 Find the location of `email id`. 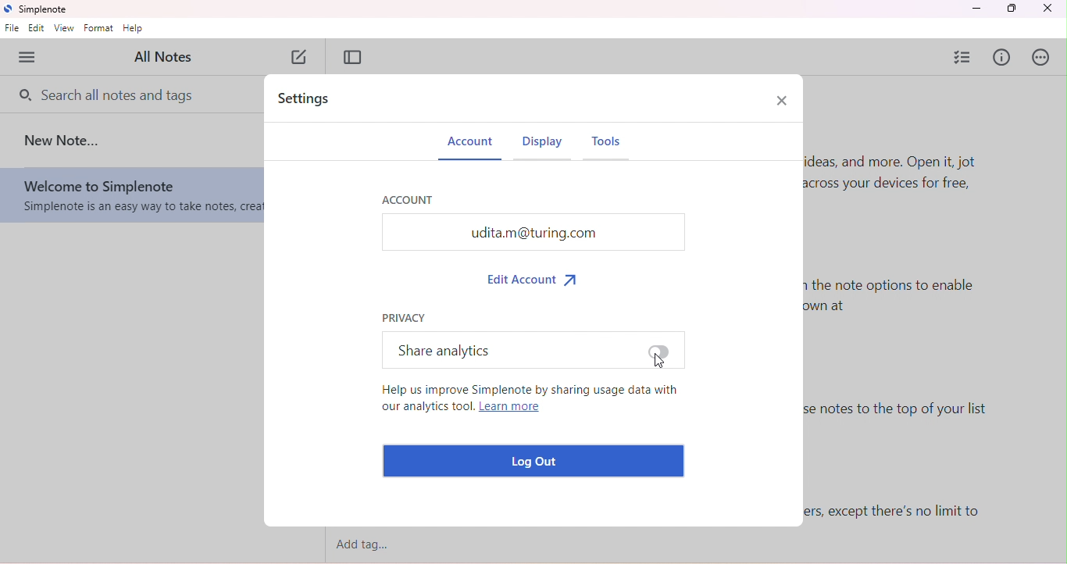

email id is located at coordinates (533, 232).